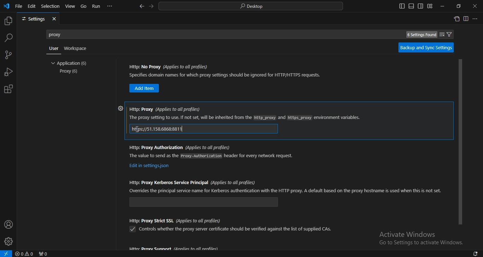 This screenshot has height=257, width=483. I want to click on search, so click(8, 38).